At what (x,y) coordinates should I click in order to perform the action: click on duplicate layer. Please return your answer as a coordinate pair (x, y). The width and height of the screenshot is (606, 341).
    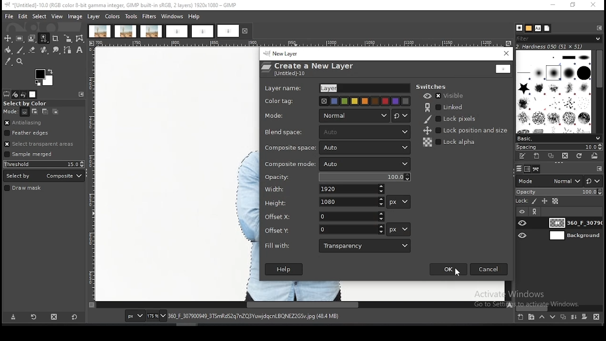
    Looking at the image, I should click on (562, 316).